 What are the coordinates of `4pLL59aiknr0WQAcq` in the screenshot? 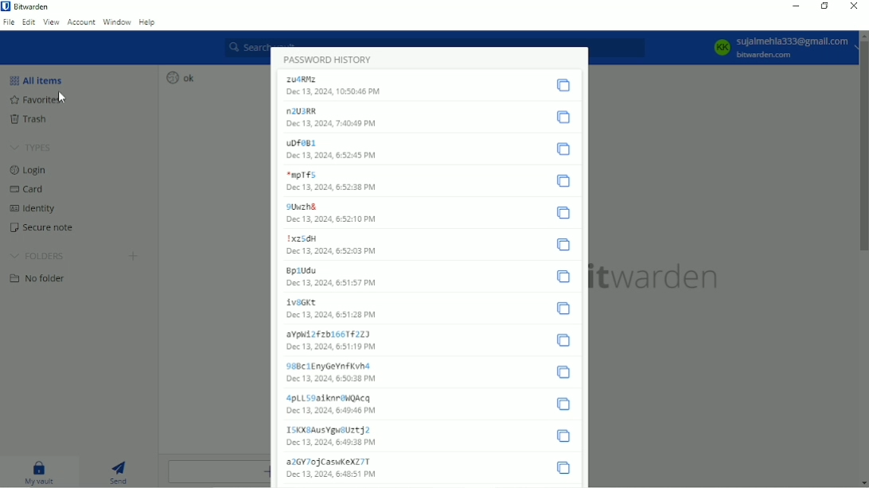 It's located at (330, 397).